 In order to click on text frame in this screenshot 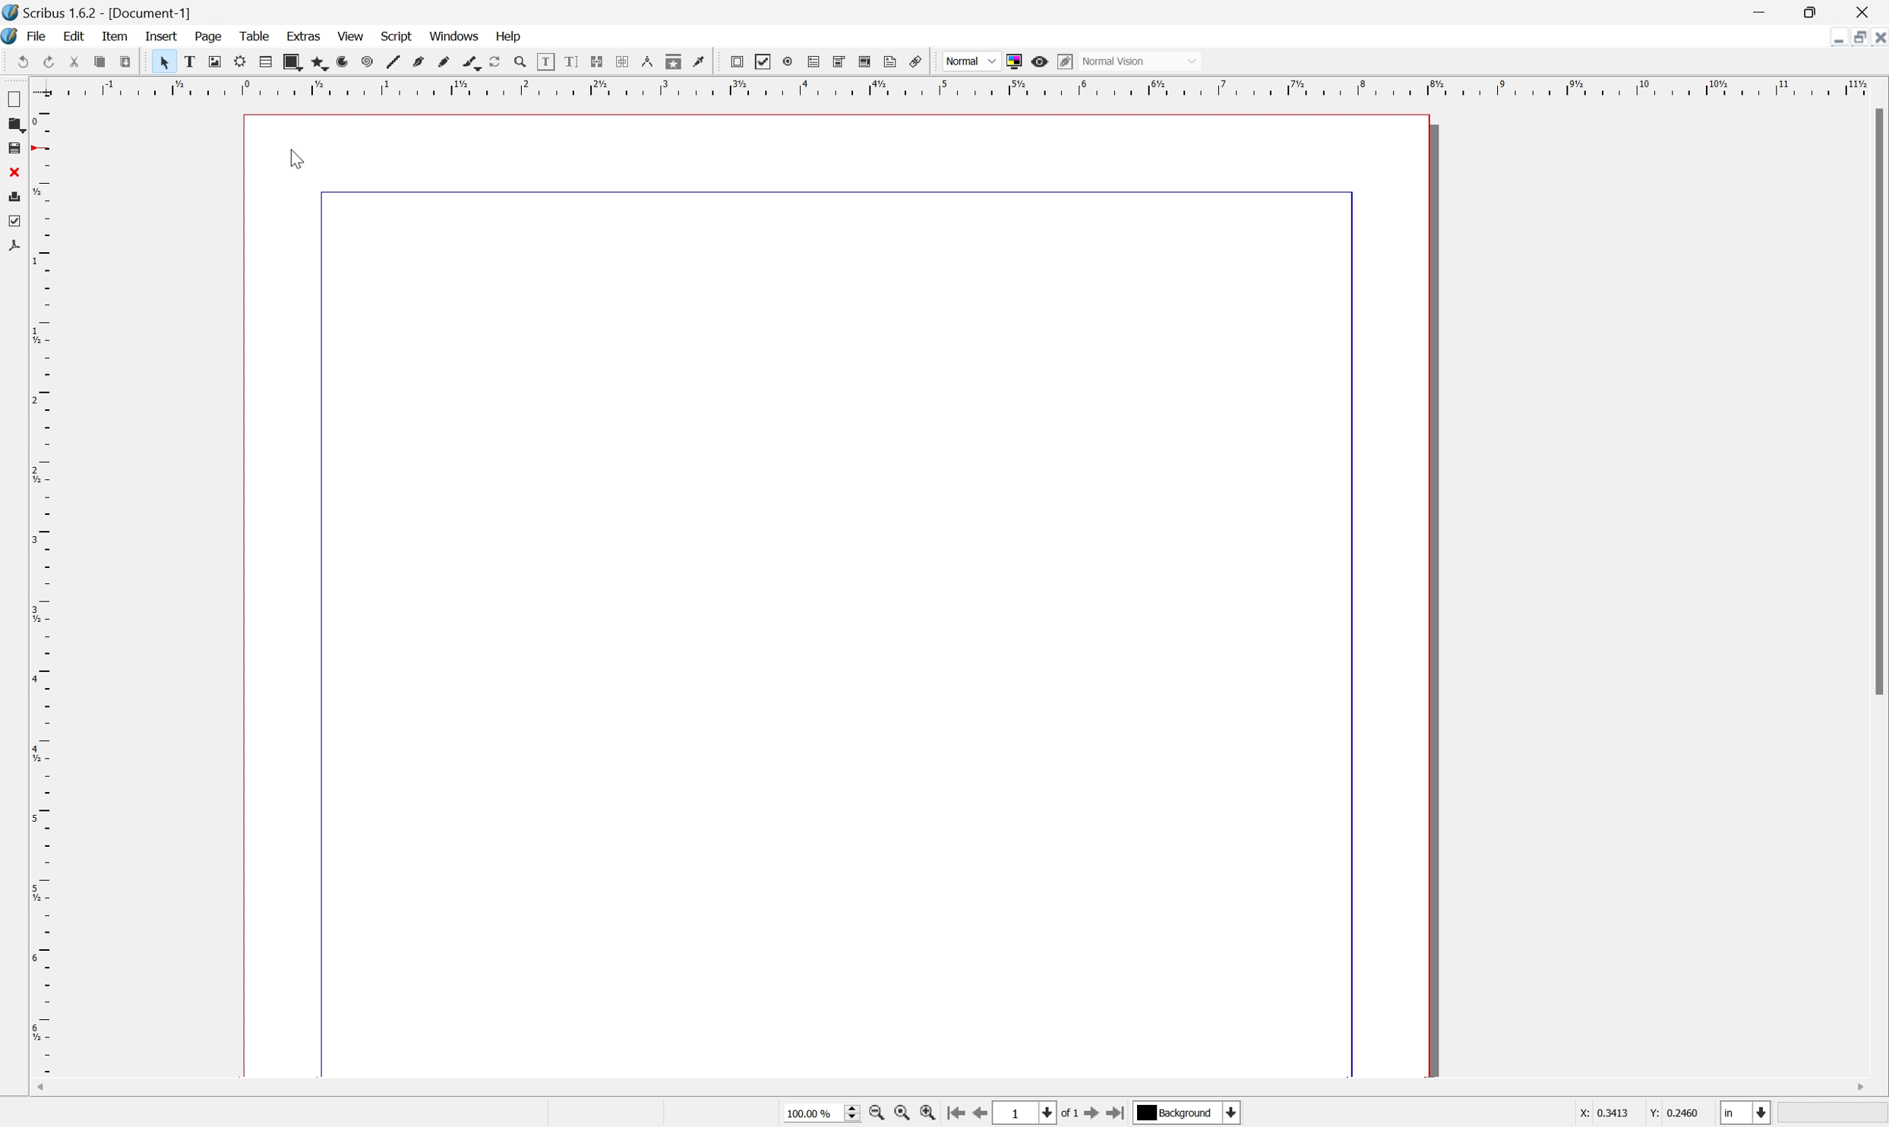, I will do `click(367, 62)`.